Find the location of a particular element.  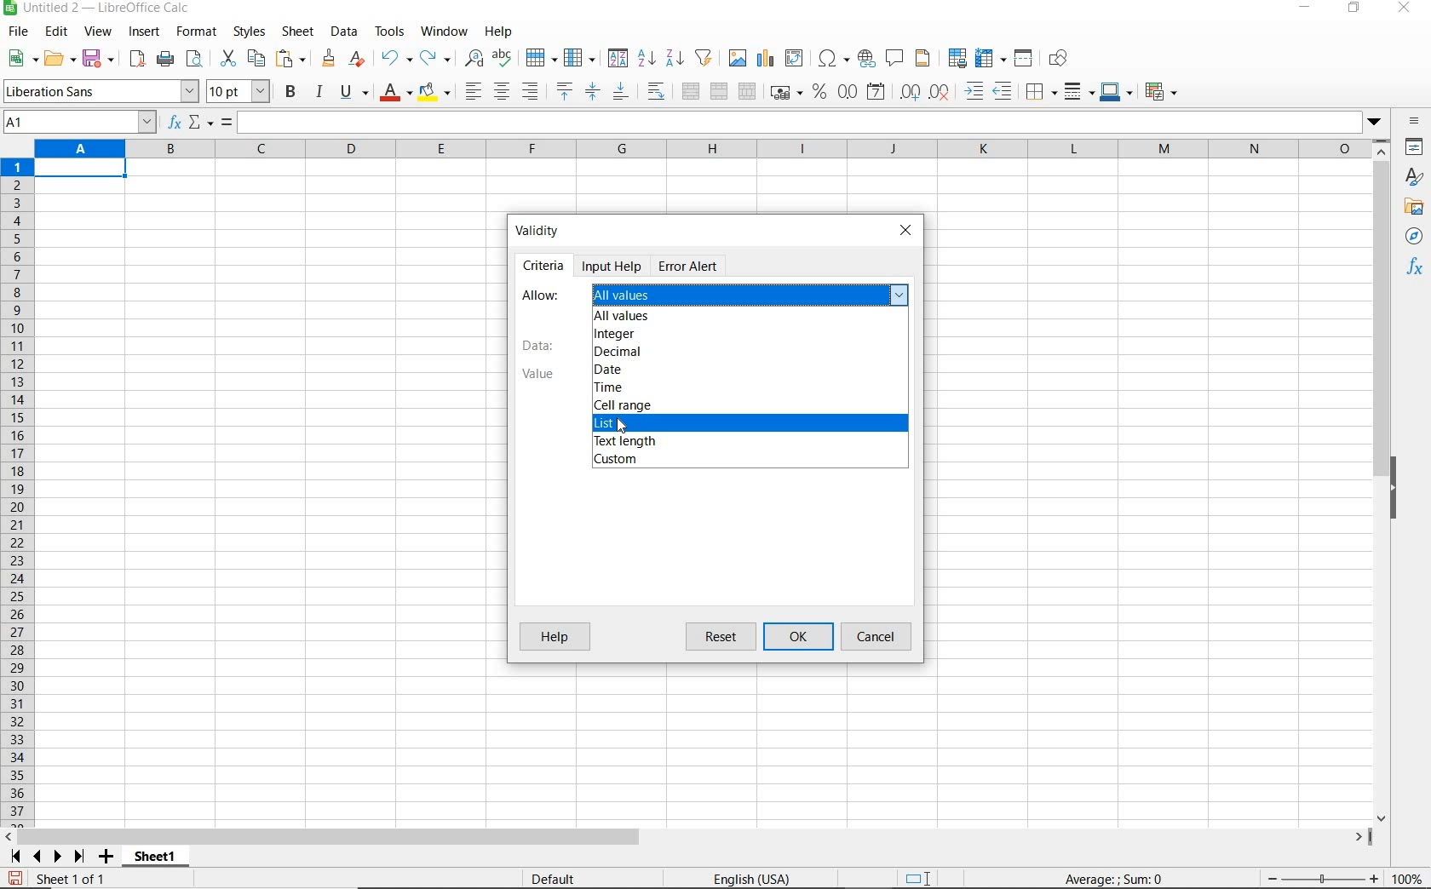

Value is located at coordinates (535, 374).